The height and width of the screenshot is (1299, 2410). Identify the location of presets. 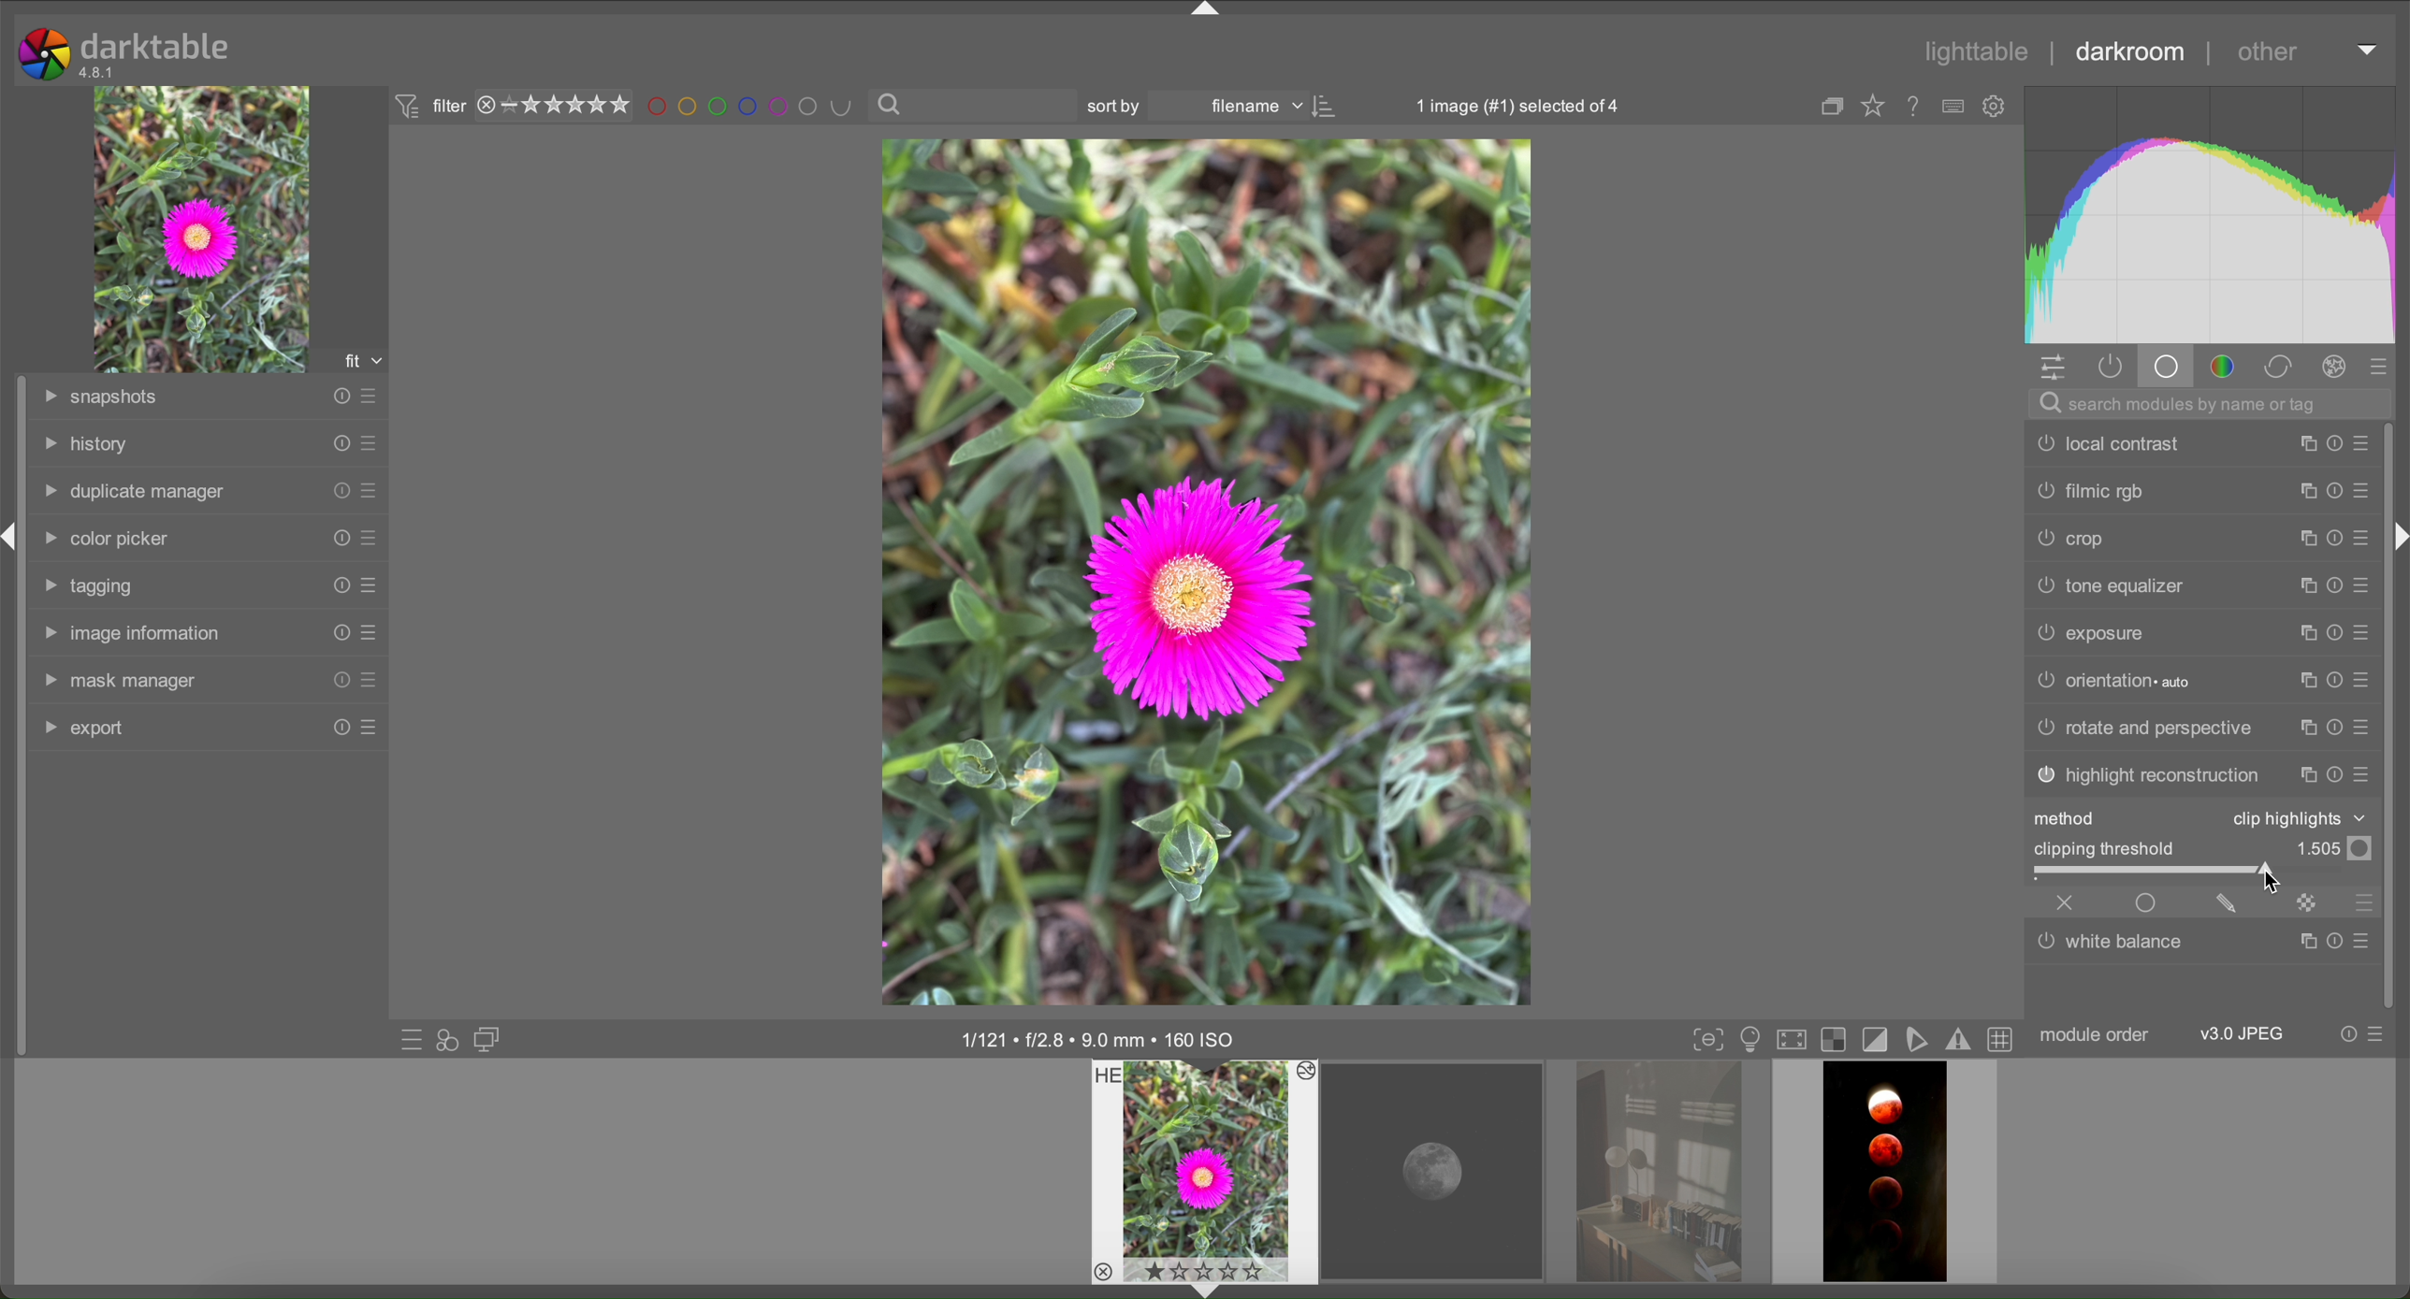
(2365, 902).